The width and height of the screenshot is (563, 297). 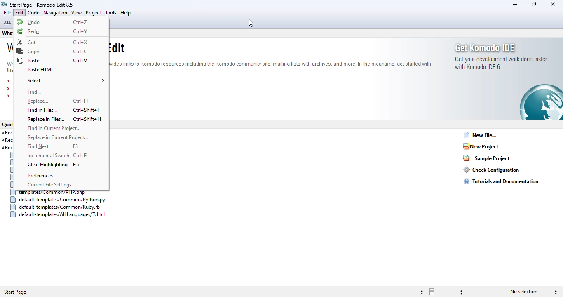 What do you see at coordinates (54, 128) in the screenshot?
I see `find in current project` at bounding box center [54, 128].